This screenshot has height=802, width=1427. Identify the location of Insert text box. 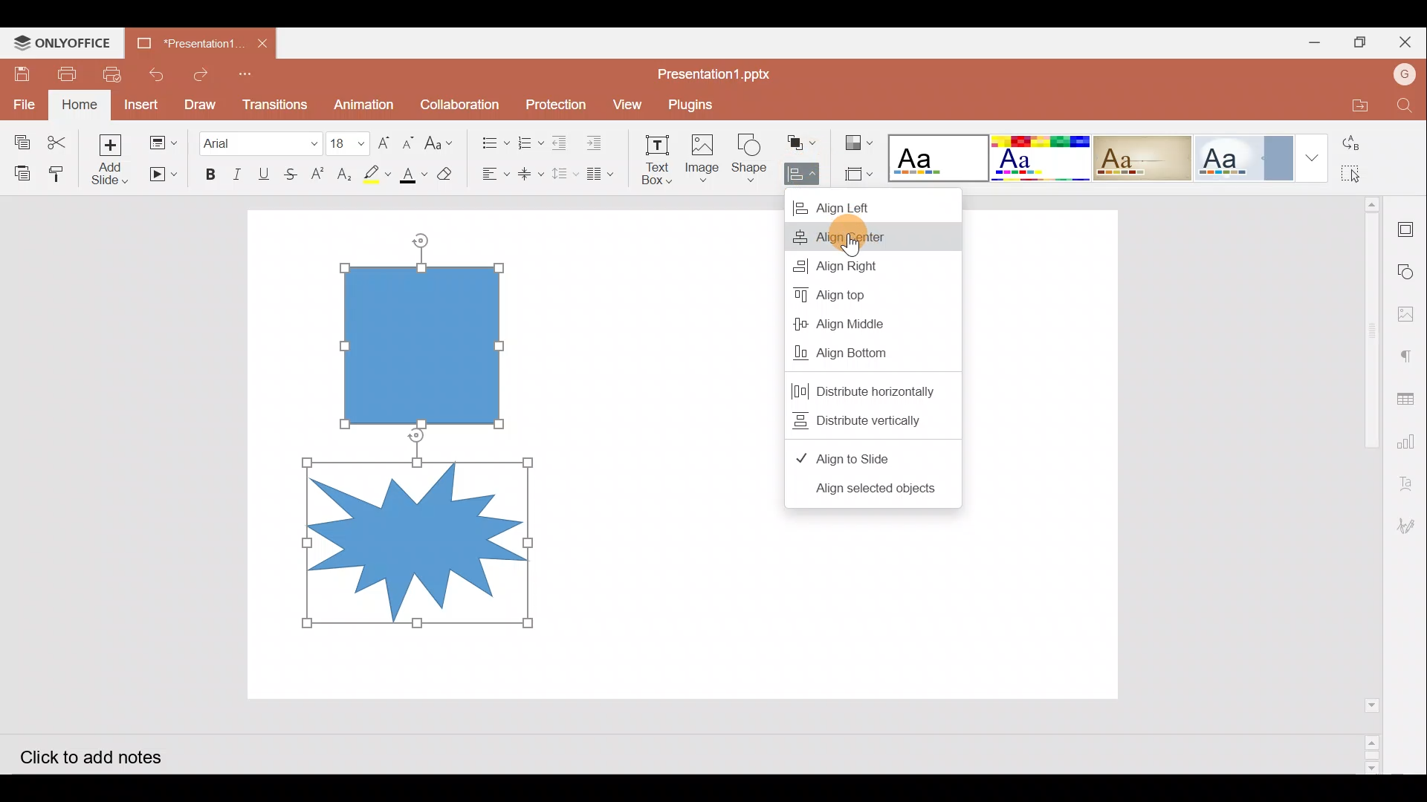
(651, 155).